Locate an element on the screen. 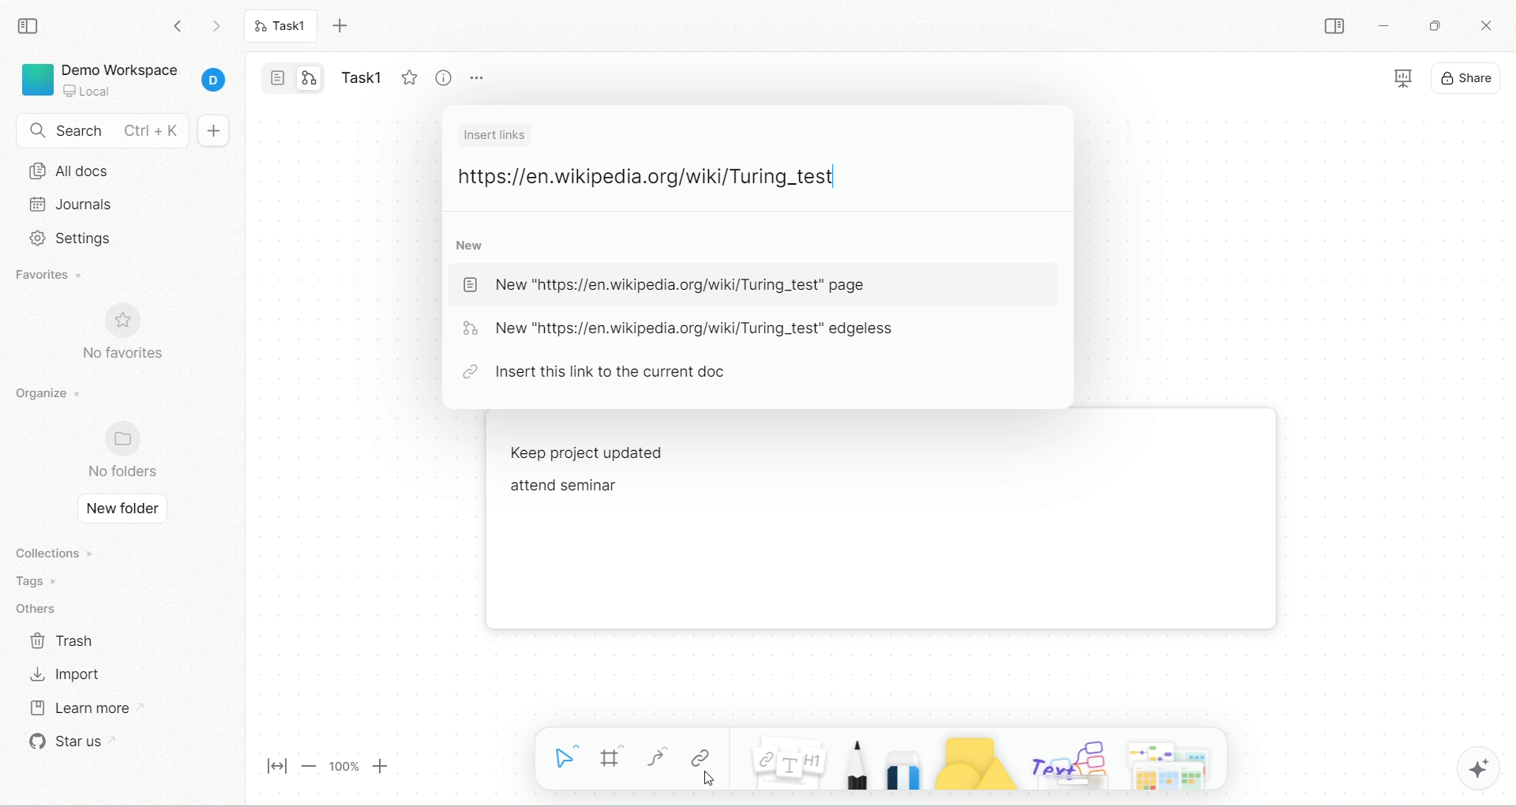 The height and width of the screenshot is (807, 1516). go backward is located at coordinates (176, 24).